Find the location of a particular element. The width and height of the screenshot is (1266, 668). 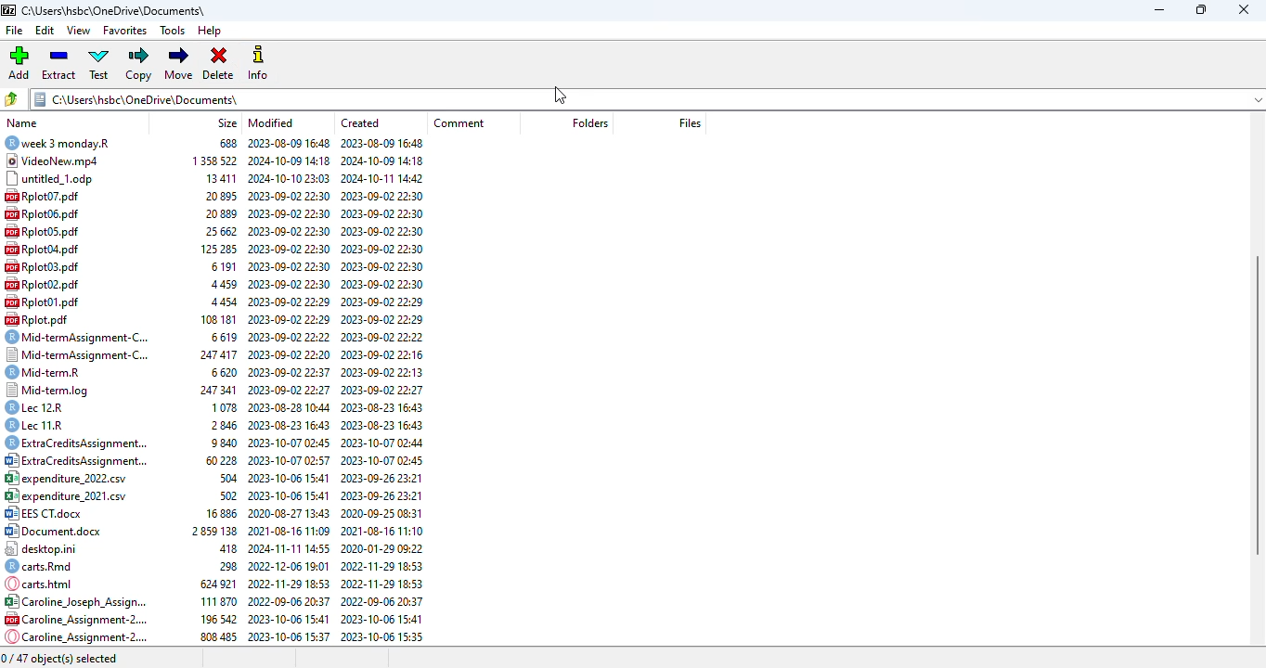

2023-10-07 02:45 is located at coordinates (290, 443).